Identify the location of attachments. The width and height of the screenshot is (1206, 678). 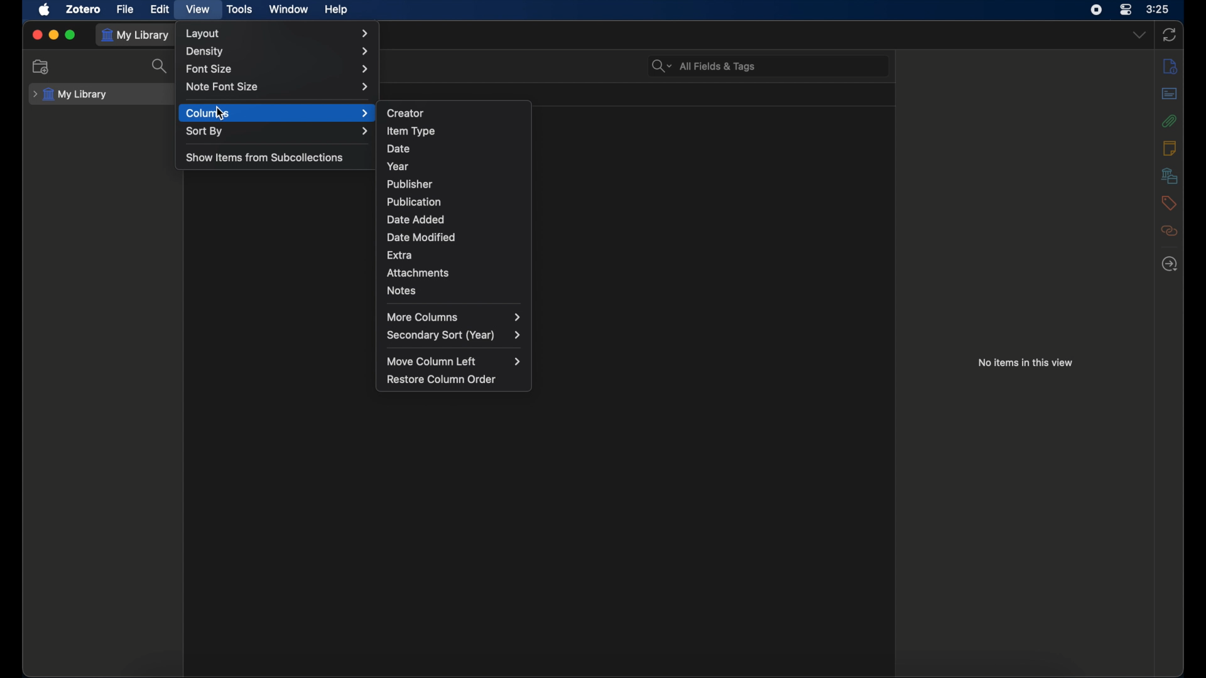
(418, 273).